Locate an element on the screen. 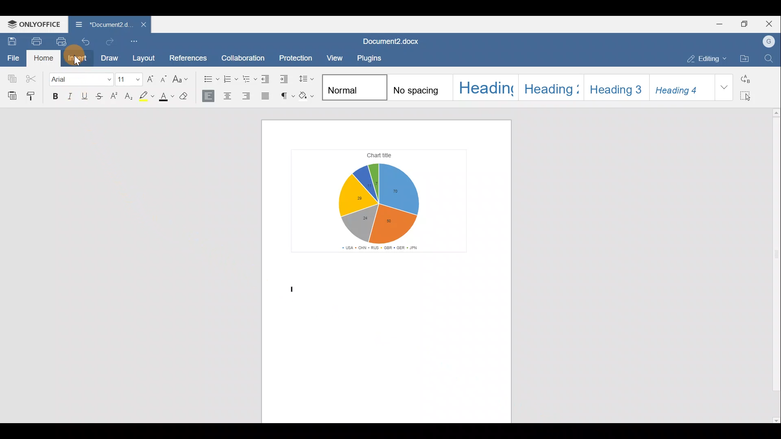 Image resolution: width=781 pixels, height=439 pixels. Font name is located at coordinates (81, 79).